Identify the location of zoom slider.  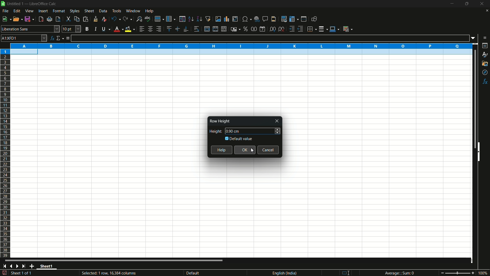
(457, 273).